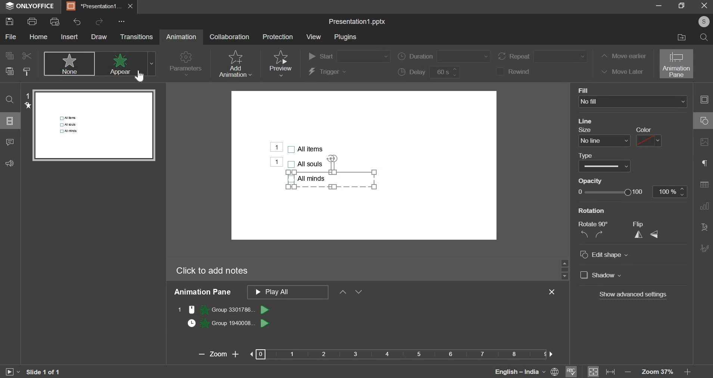 Image resolution: width=713 pixels, height=378 pixels. I want to click on maximize, so click(681, 6).